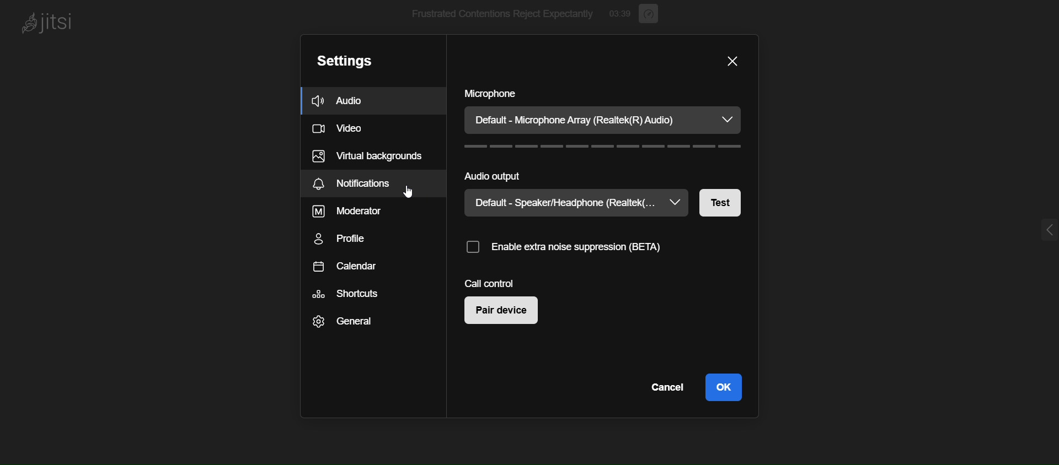  I want to click on virtual background, so click(370, 156).